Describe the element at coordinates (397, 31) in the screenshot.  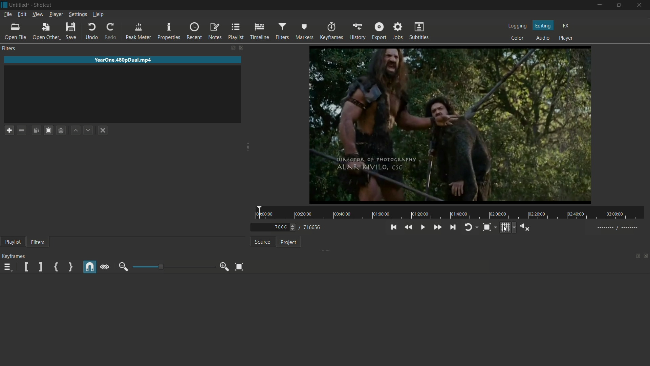
I see `jobs` at that location.